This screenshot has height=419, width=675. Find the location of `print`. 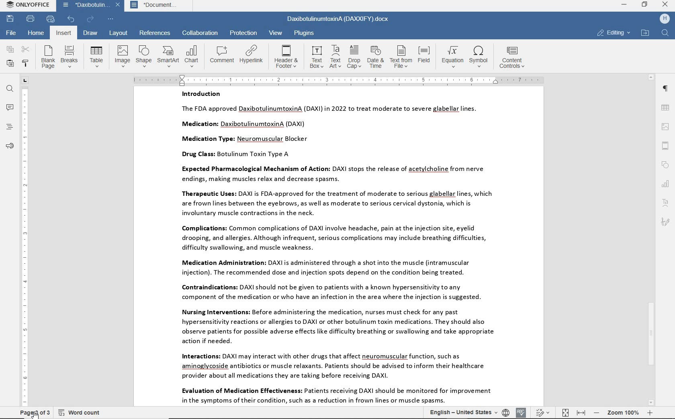

print is located at coordinates (31, 19).